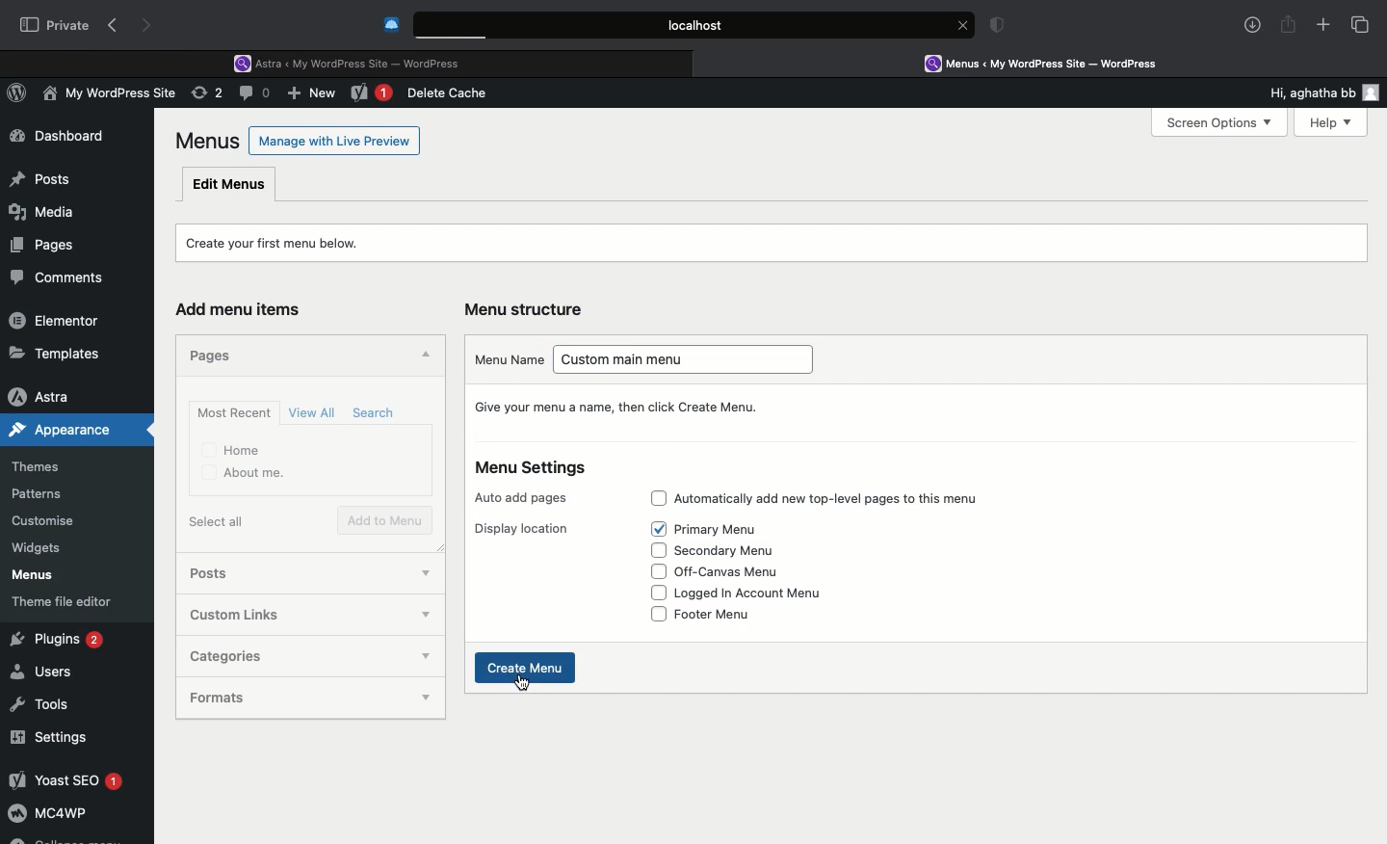 The height and width of the screenshot is (844, 1387). Describe the element at coordinates (508, 358) in the screenshot. I see `Menu name` at that location.